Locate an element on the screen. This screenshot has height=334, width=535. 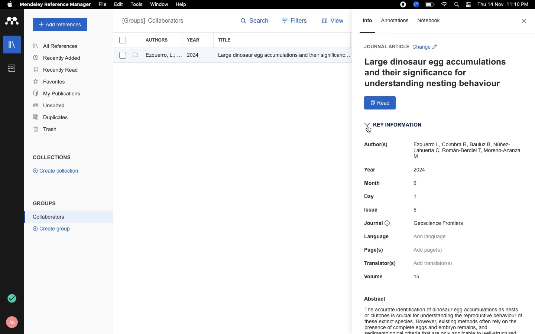
annotations is located at coordinates (396, 20).